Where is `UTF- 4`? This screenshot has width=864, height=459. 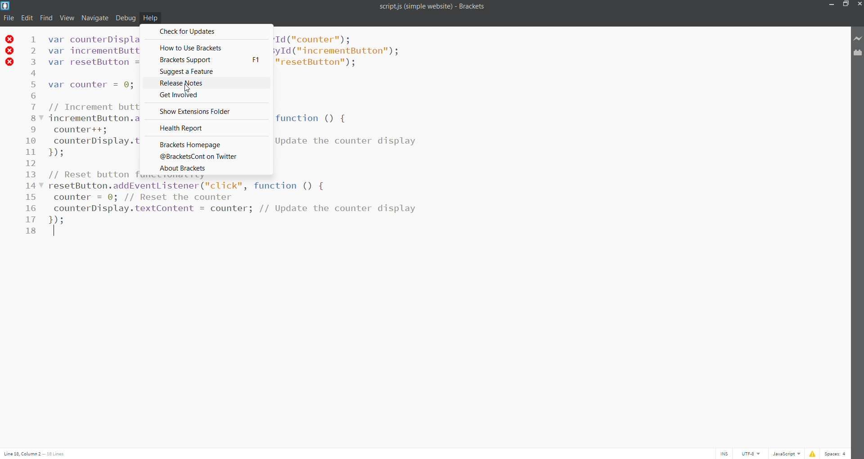 UTF- 4 is located at coordinates (754, 454).